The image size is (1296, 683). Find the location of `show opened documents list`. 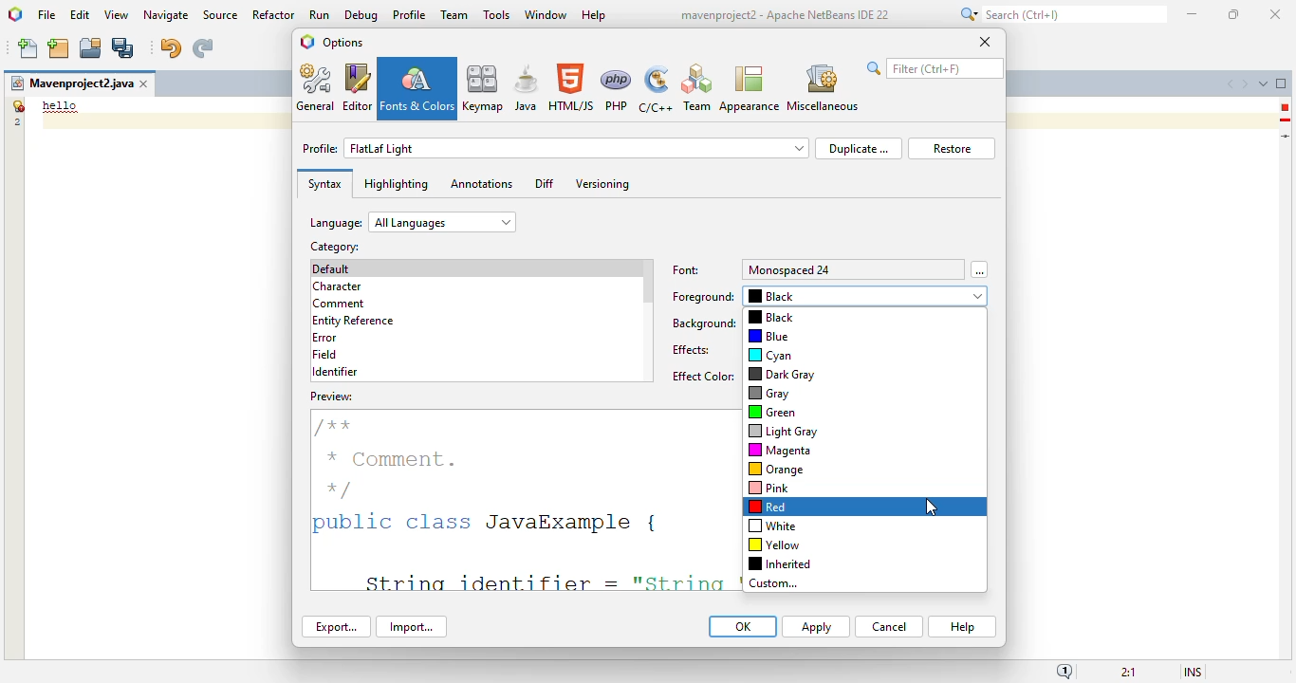

show opened documents list is located at coordinates (1263, 83).